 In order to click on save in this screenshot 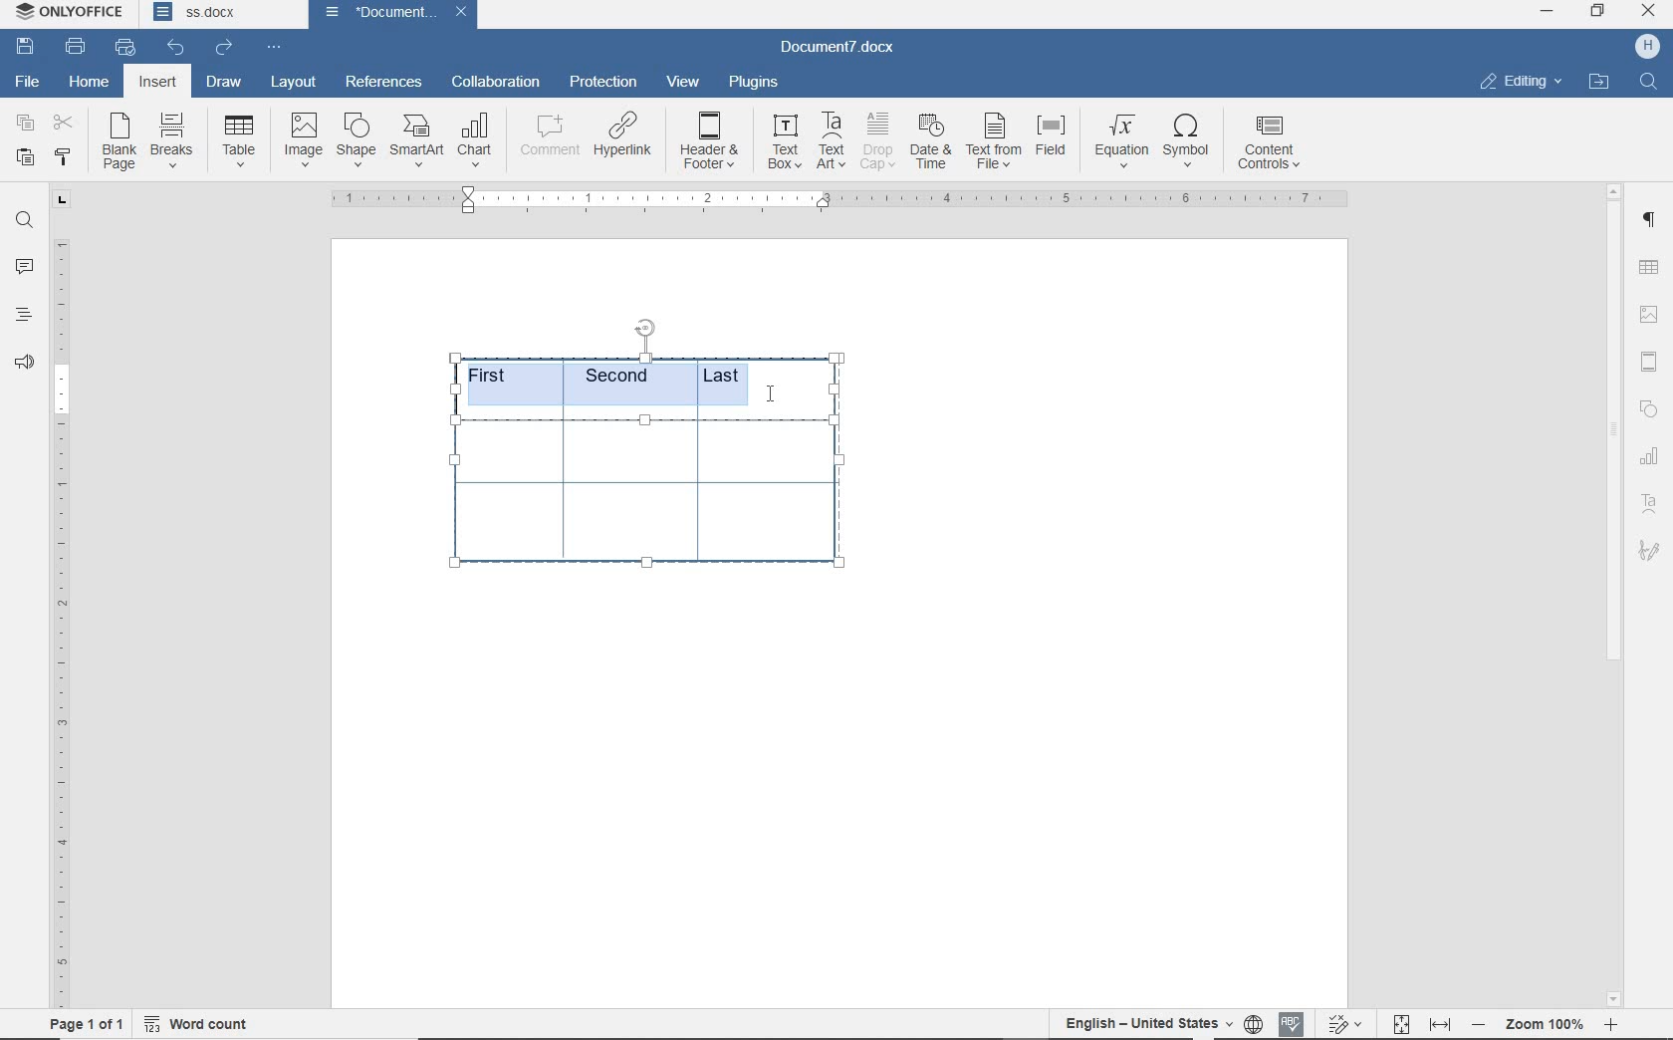, I will do `click(29, 48)`.